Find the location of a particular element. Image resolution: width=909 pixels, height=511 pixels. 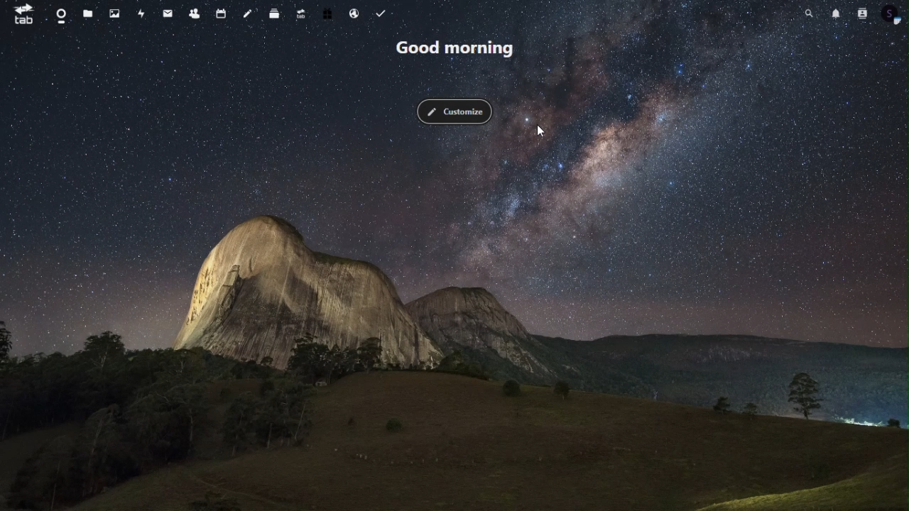

upgrade is located at coordinates (301, 11).